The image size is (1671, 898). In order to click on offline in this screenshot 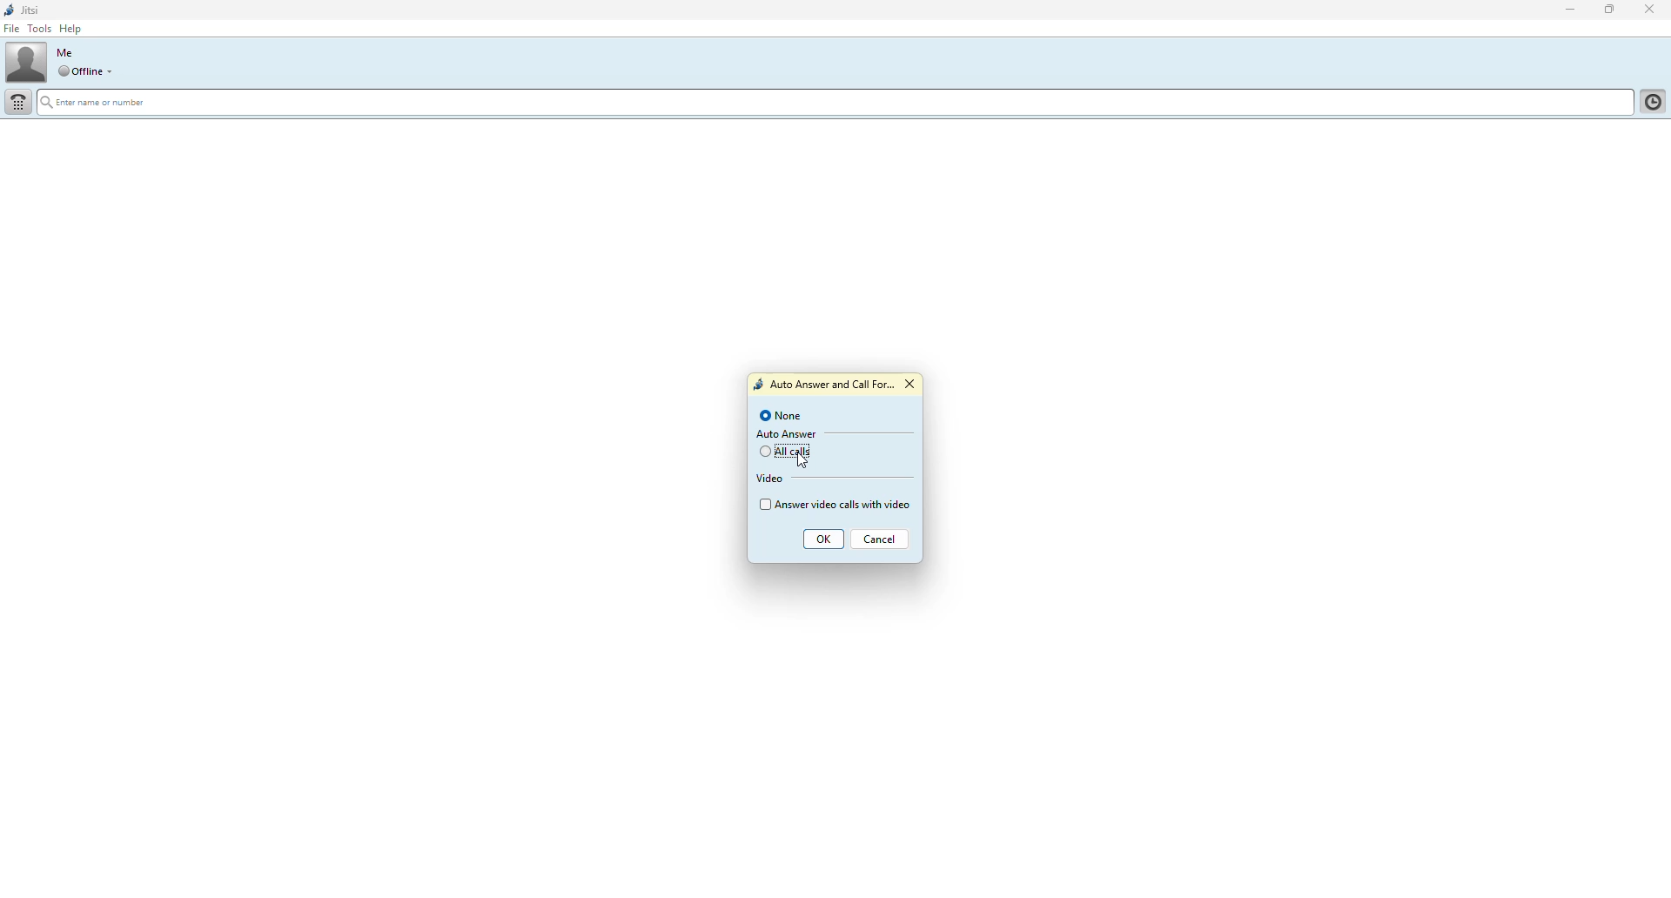, I will do `click(80, 71)`.